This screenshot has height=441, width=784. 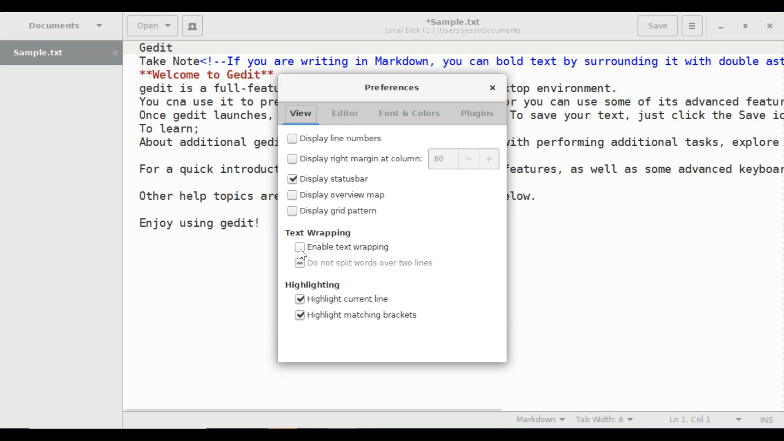 What do you see at coordinates (369, 264) in the screenshot?
I see `(un)select Do not split words over two lines` at bounding box center [369, 264].